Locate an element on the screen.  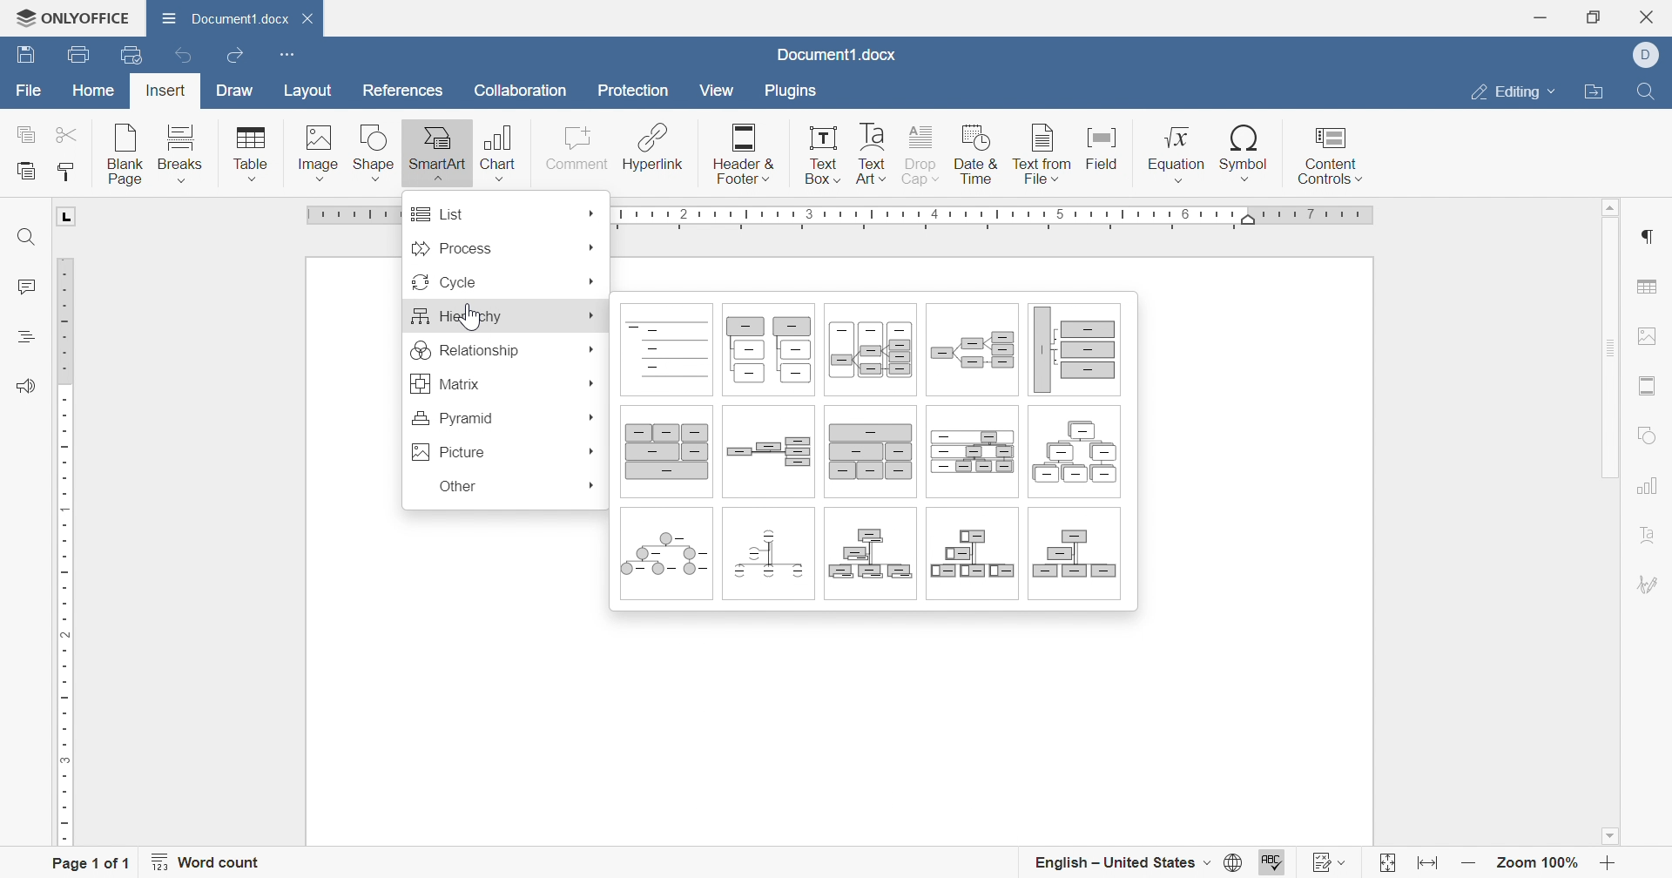
Draw is located at coordinates (233, 91).